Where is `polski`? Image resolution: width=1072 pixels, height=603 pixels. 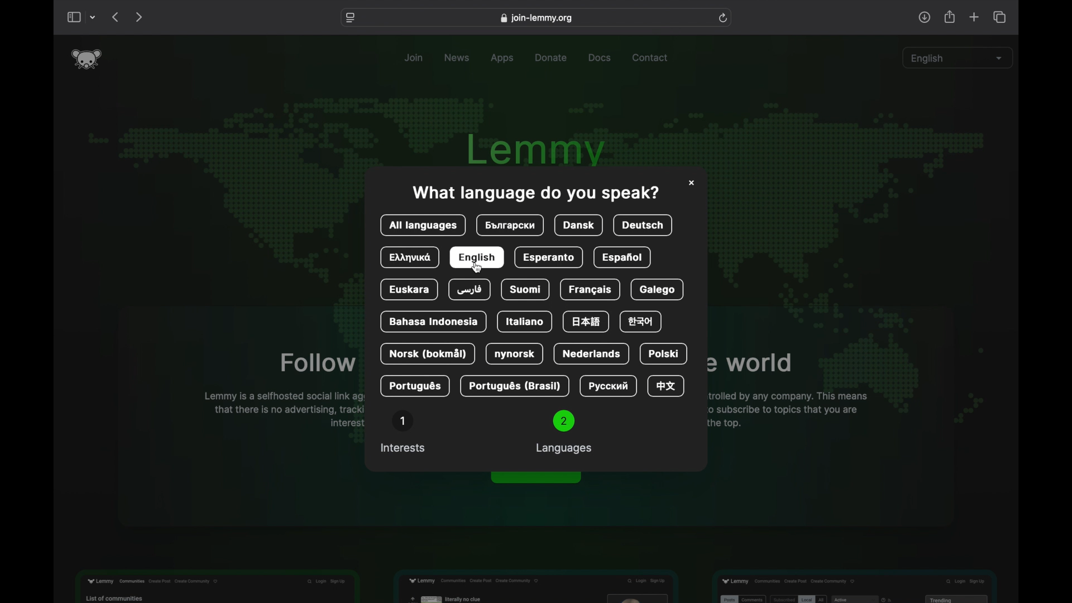 polski is located at coordinates (663, 354).